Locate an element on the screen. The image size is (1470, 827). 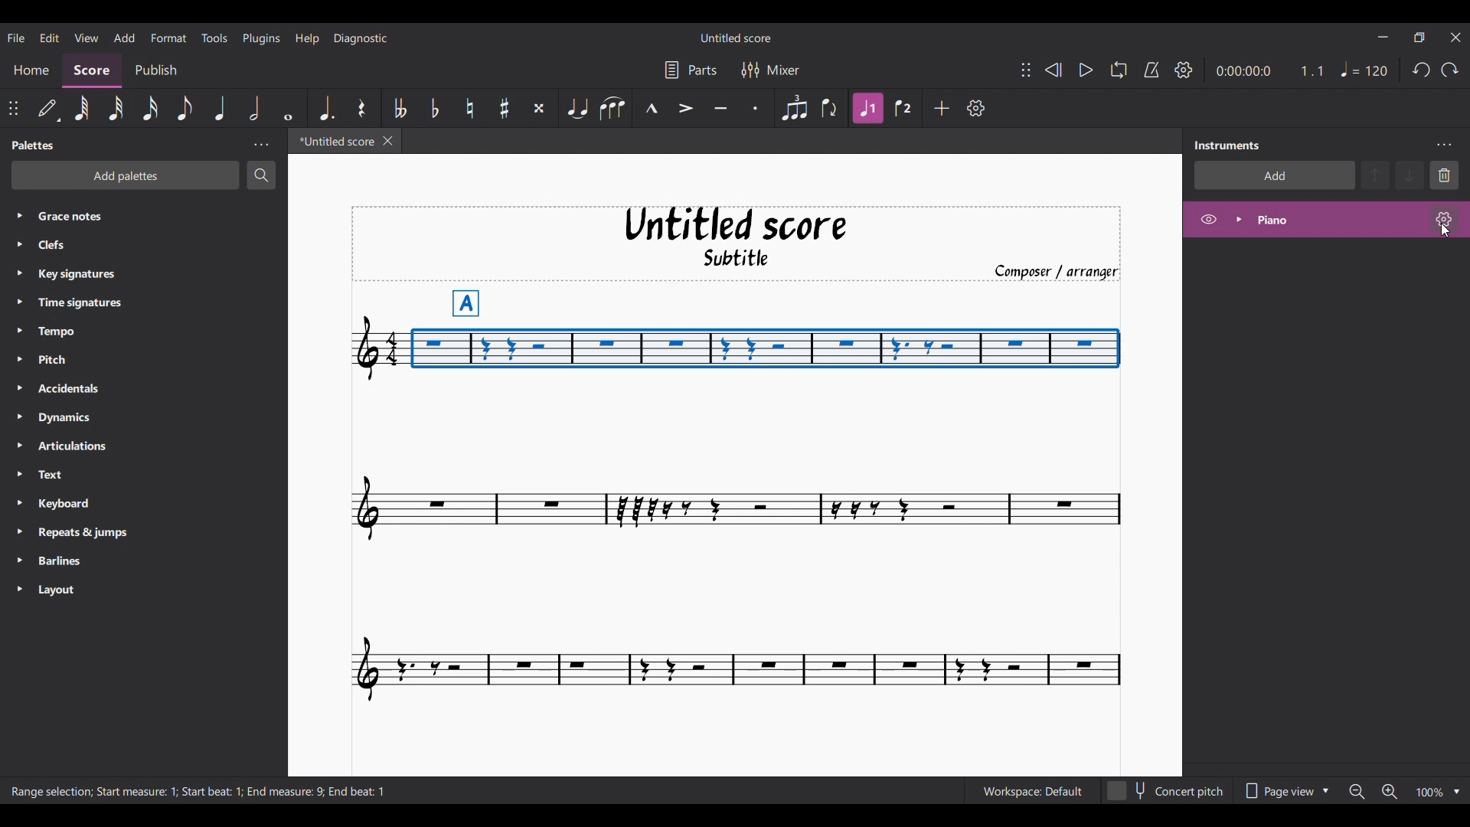
Layout is located at coordinates (80, 591).